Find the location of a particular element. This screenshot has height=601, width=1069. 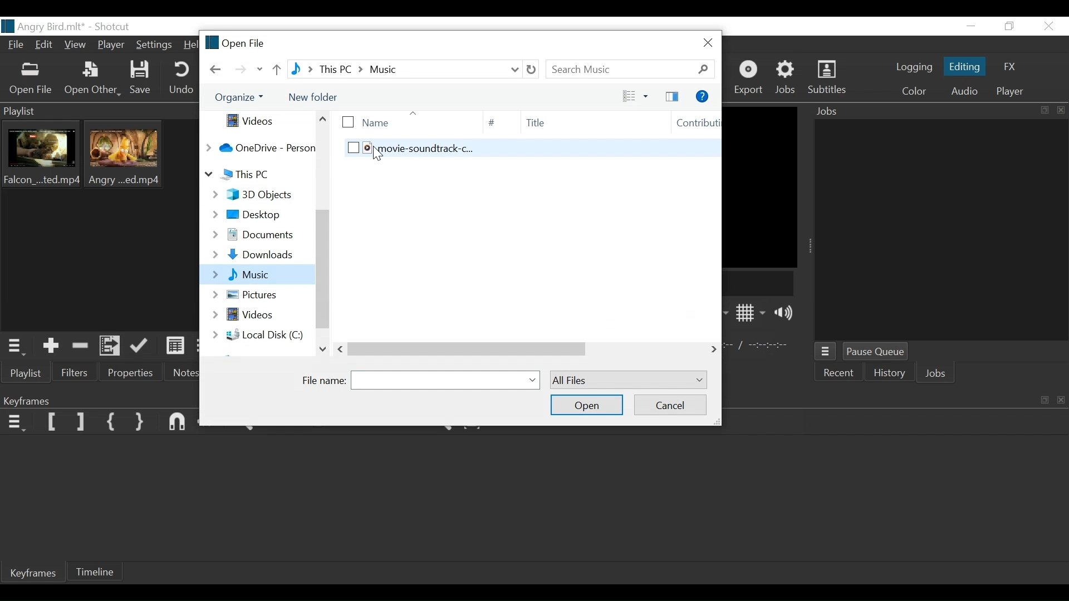

Keyframe menu is located at coordinates (14, 423).